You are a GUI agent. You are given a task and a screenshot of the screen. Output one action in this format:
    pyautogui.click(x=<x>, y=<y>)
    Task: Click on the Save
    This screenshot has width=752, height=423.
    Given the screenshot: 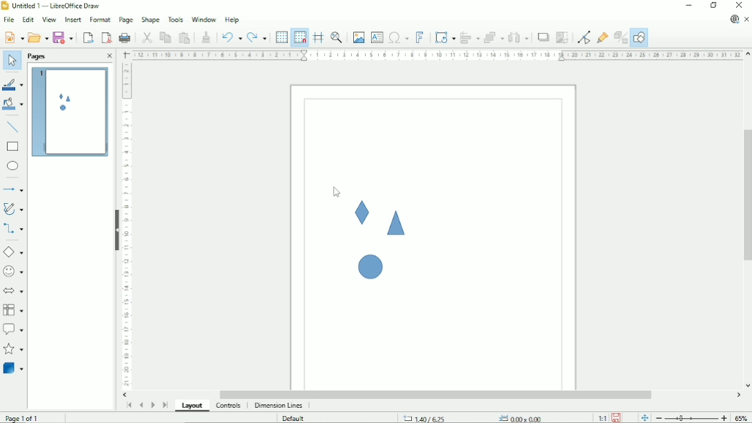 What is the action you would take?
    pyautogui.click(x=617, y=417)
    